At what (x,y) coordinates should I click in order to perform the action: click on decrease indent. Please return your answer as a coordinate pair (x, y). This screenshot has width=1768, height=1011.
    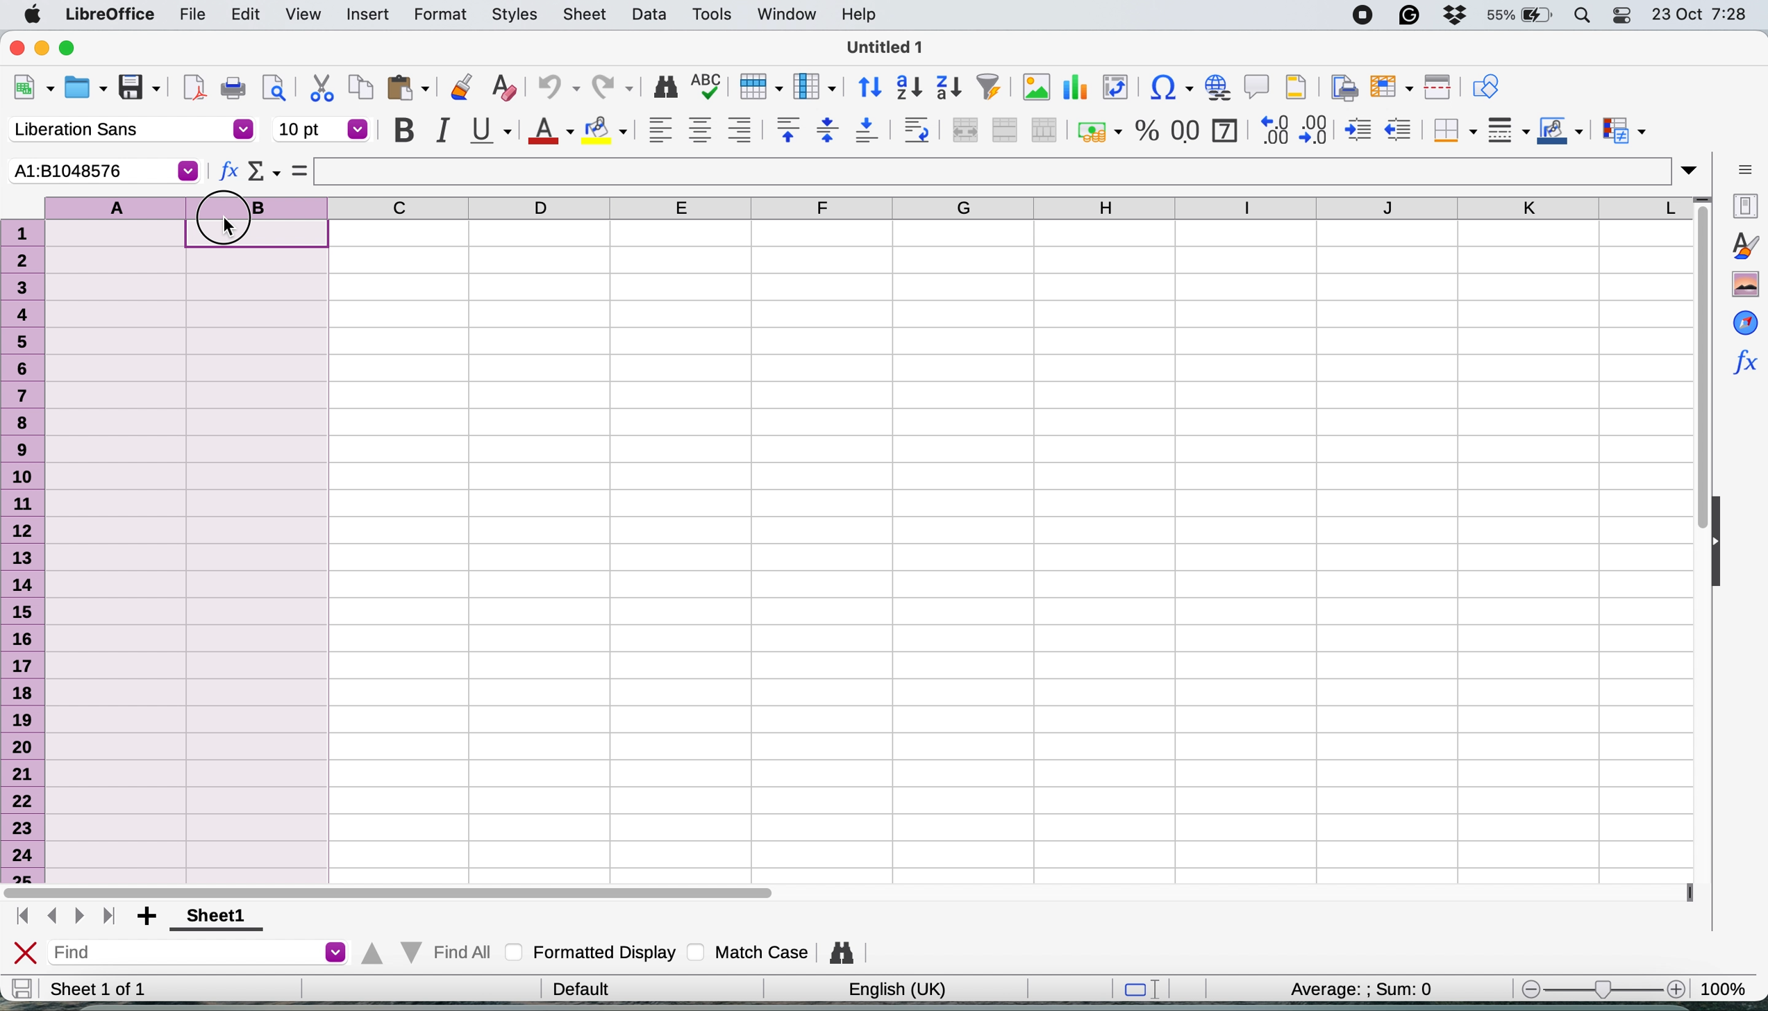
    Looking at the image, I should click on (1400, 128).